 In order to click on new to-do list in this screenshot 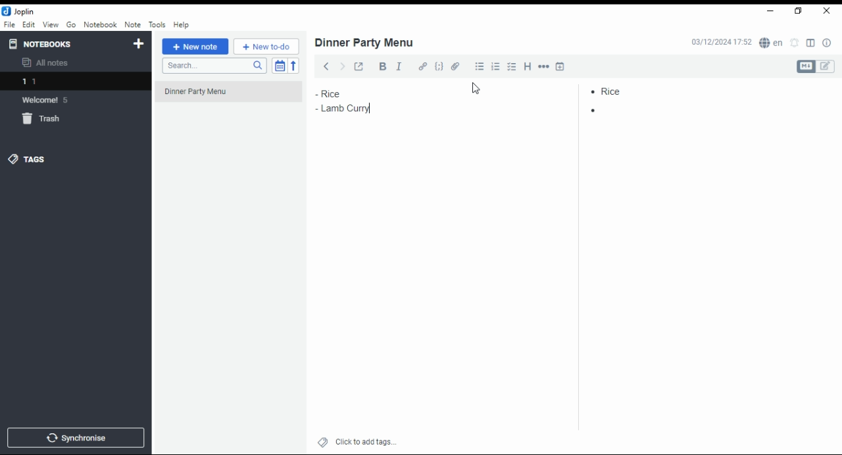, I will do `click(266, 47)`.